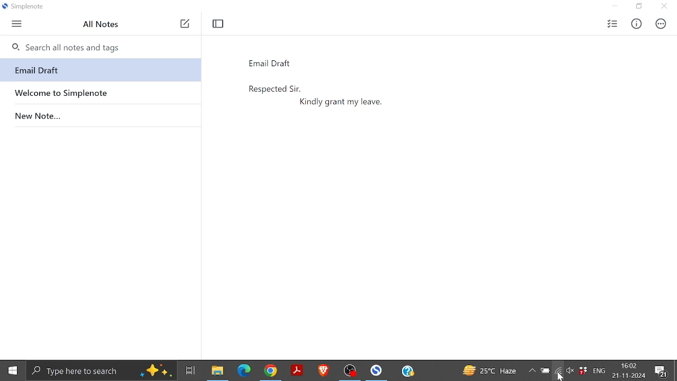 The width and height of the screenshot is (677, 381). I want to click on Files, so click(216, 370).